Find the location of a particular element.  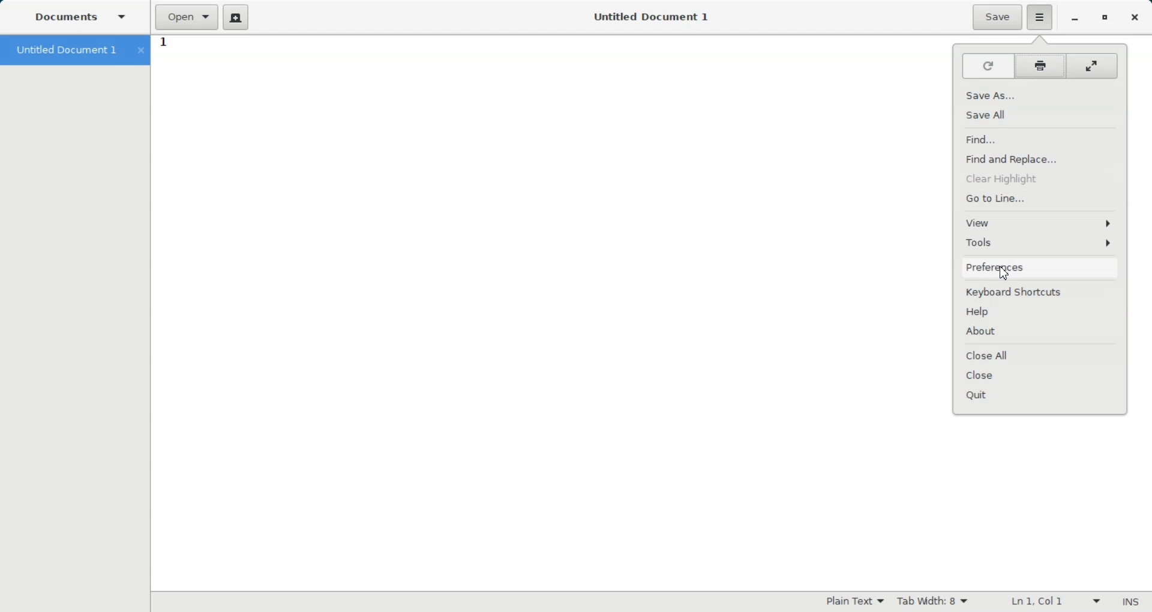

Preferences is located at coordinates (1041, 268).